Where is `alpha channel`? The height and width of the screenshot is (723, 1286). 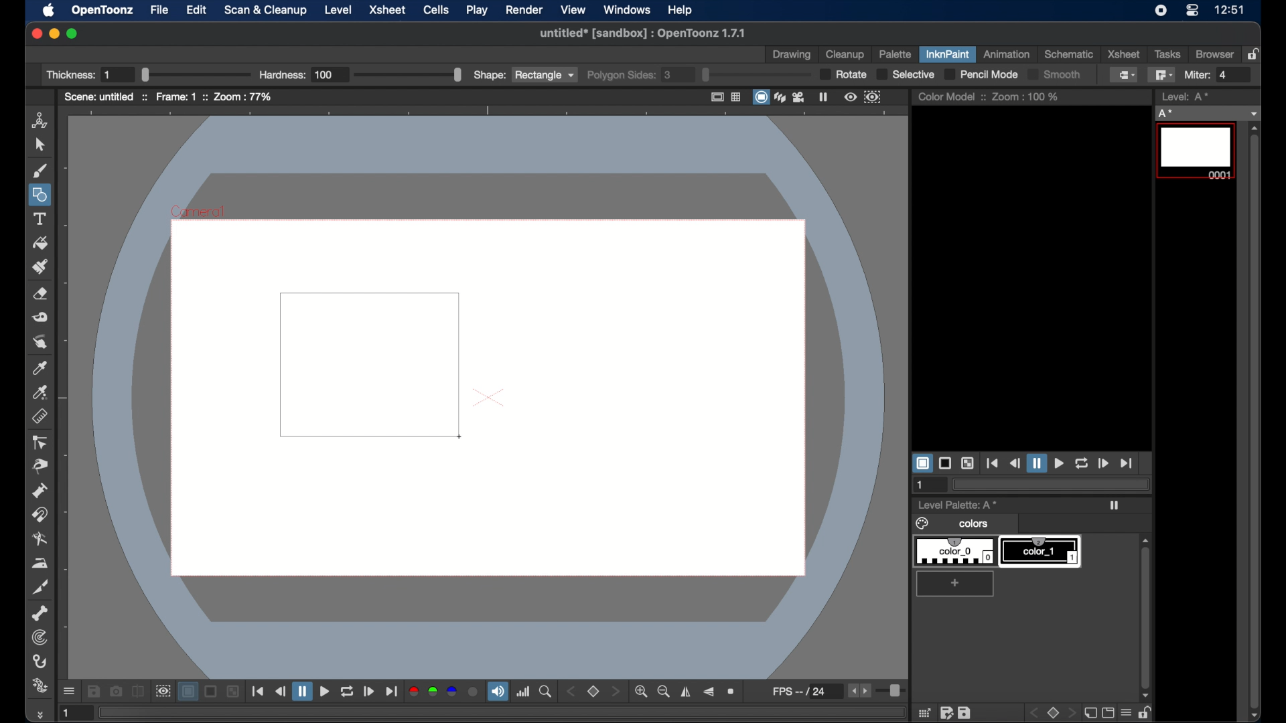
alpha channel is located at coordinates (474, 692).